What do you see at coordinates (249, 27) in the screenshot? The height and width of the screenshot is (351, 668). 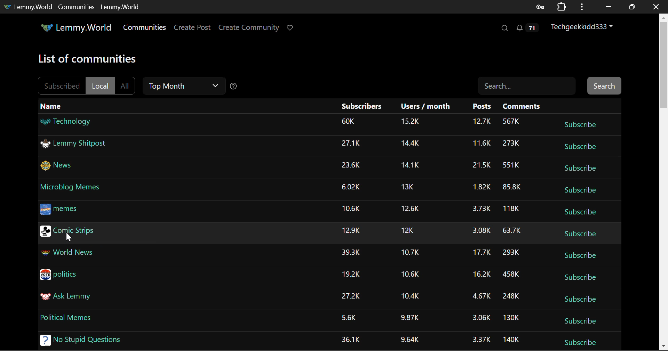 I see `Create Community` at bounding box center [249, 27].